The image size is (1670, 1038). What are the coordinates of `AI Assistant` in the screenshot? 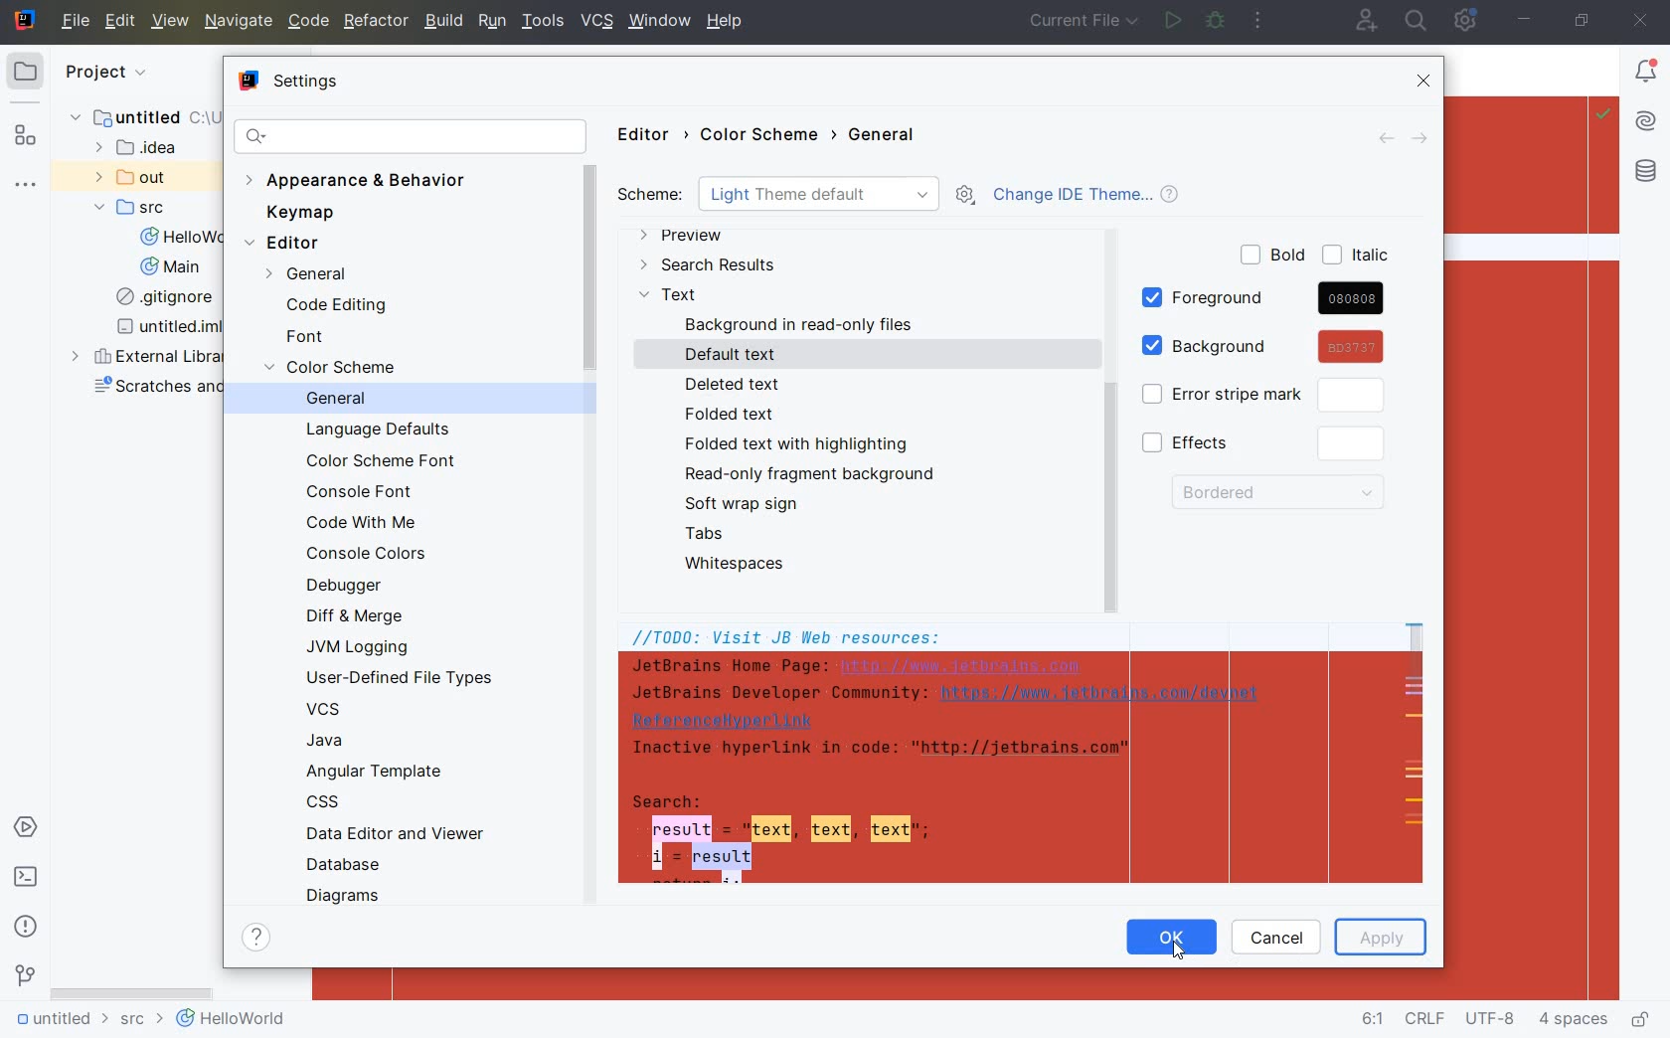 It's located at (1646, 124).